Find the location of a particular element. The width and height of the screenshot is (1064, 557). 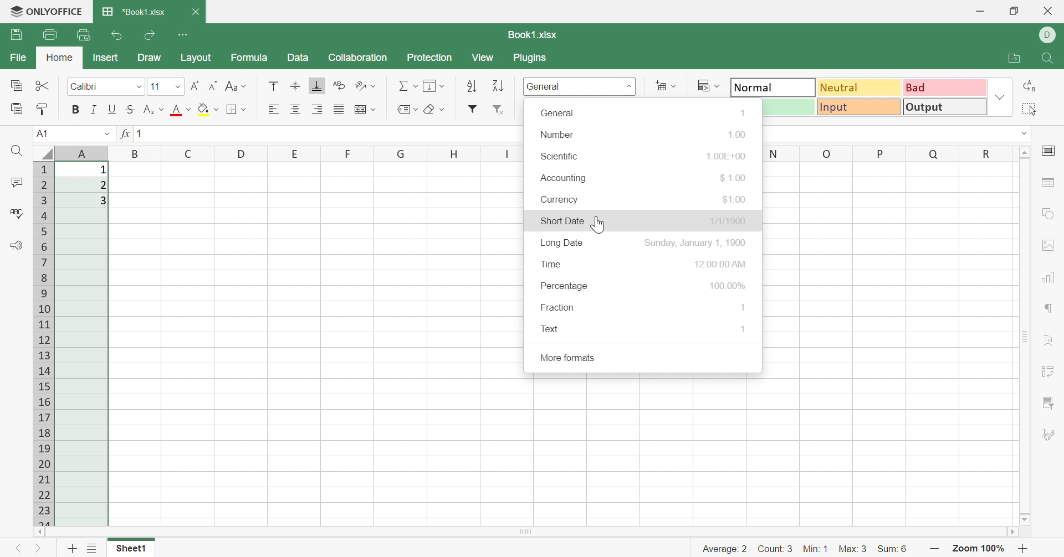

12:00:00 AM is located at coordinates (721, 264).